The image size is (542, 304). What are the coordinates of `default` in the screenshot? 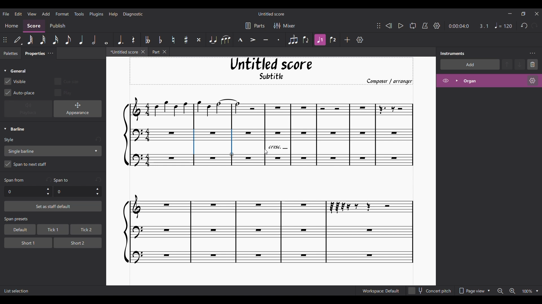 It's located at (18, 229).